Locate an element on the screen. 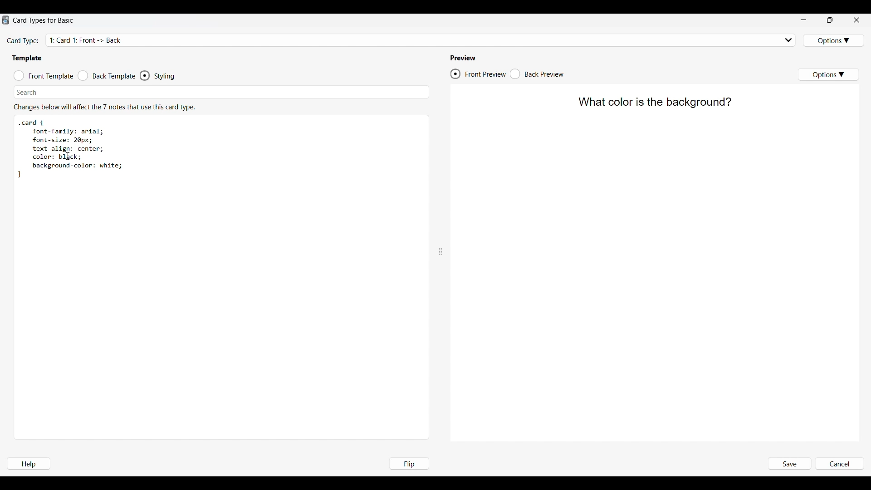 This screenshot has width=871, height=490. Change width of panels attached to this line is located at coordinates (440, 229).